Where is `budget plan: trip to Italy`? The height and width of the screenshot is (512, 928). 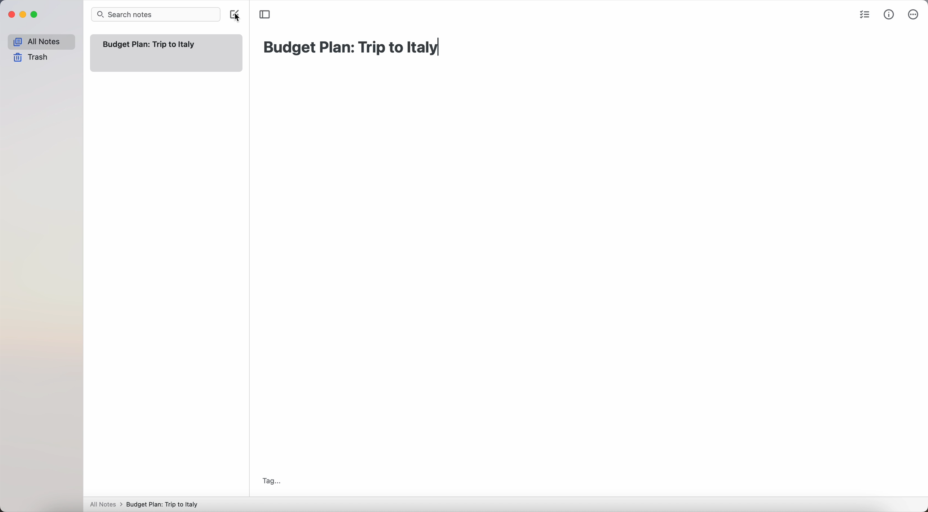
budget plan: trip to Italy is located at coordinates (353, 47).